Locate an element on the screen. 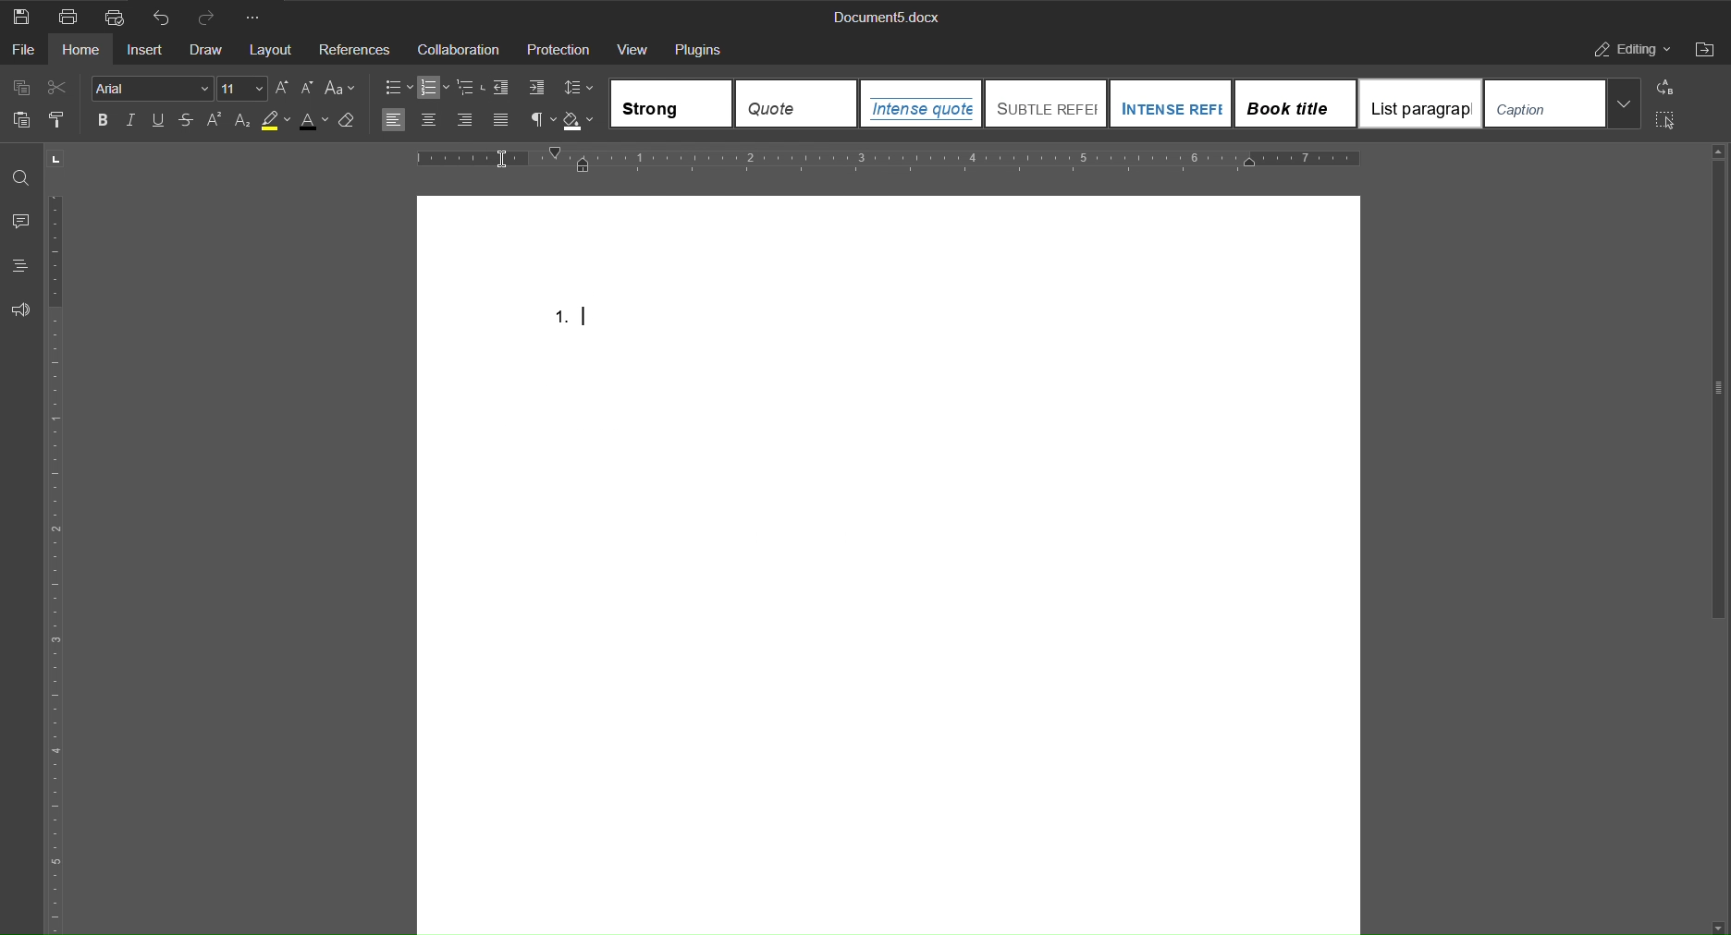  Headings is located at coordinates (19, 264).